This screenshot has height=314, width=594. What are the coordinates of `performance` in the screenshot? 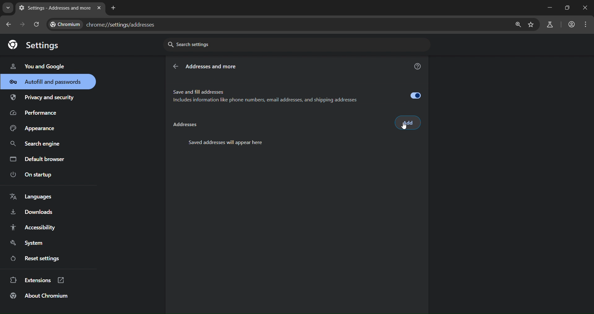 It's located at (36, 114).